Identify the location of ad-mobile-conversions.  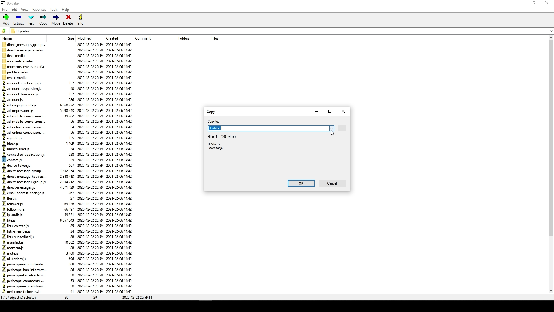
(26, 121).